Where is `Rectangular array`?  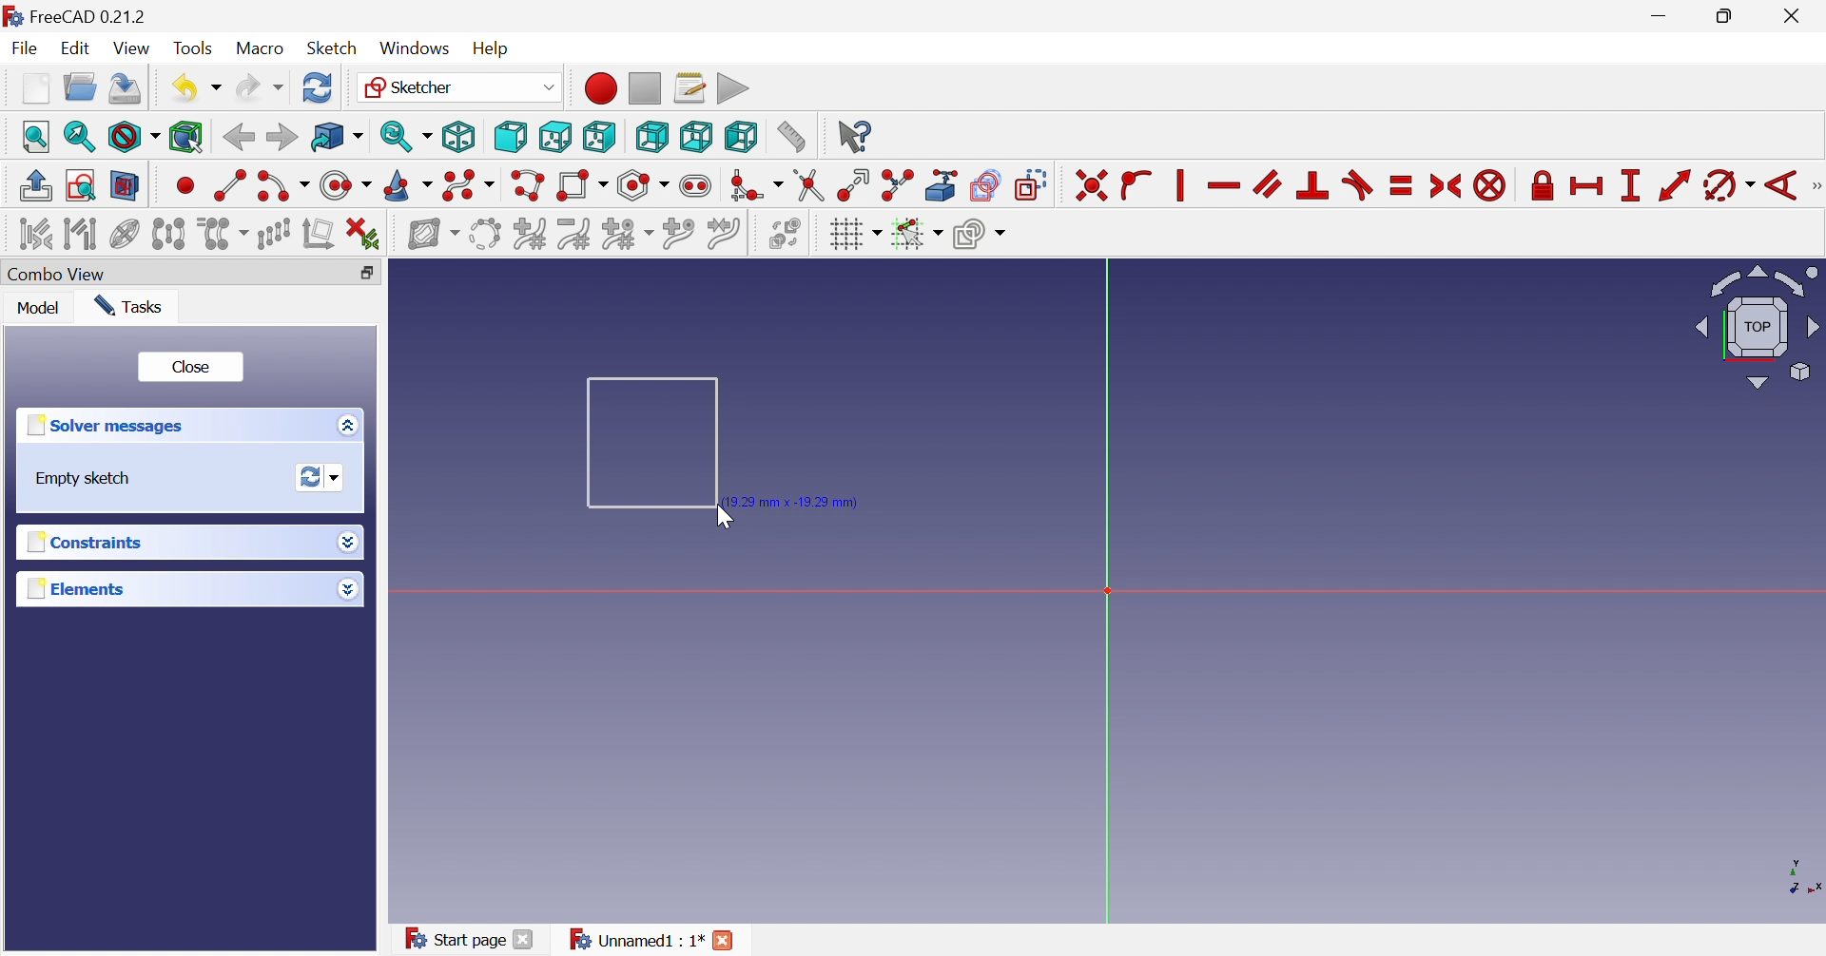
Rectangular array is located at coordinates (274, 234).